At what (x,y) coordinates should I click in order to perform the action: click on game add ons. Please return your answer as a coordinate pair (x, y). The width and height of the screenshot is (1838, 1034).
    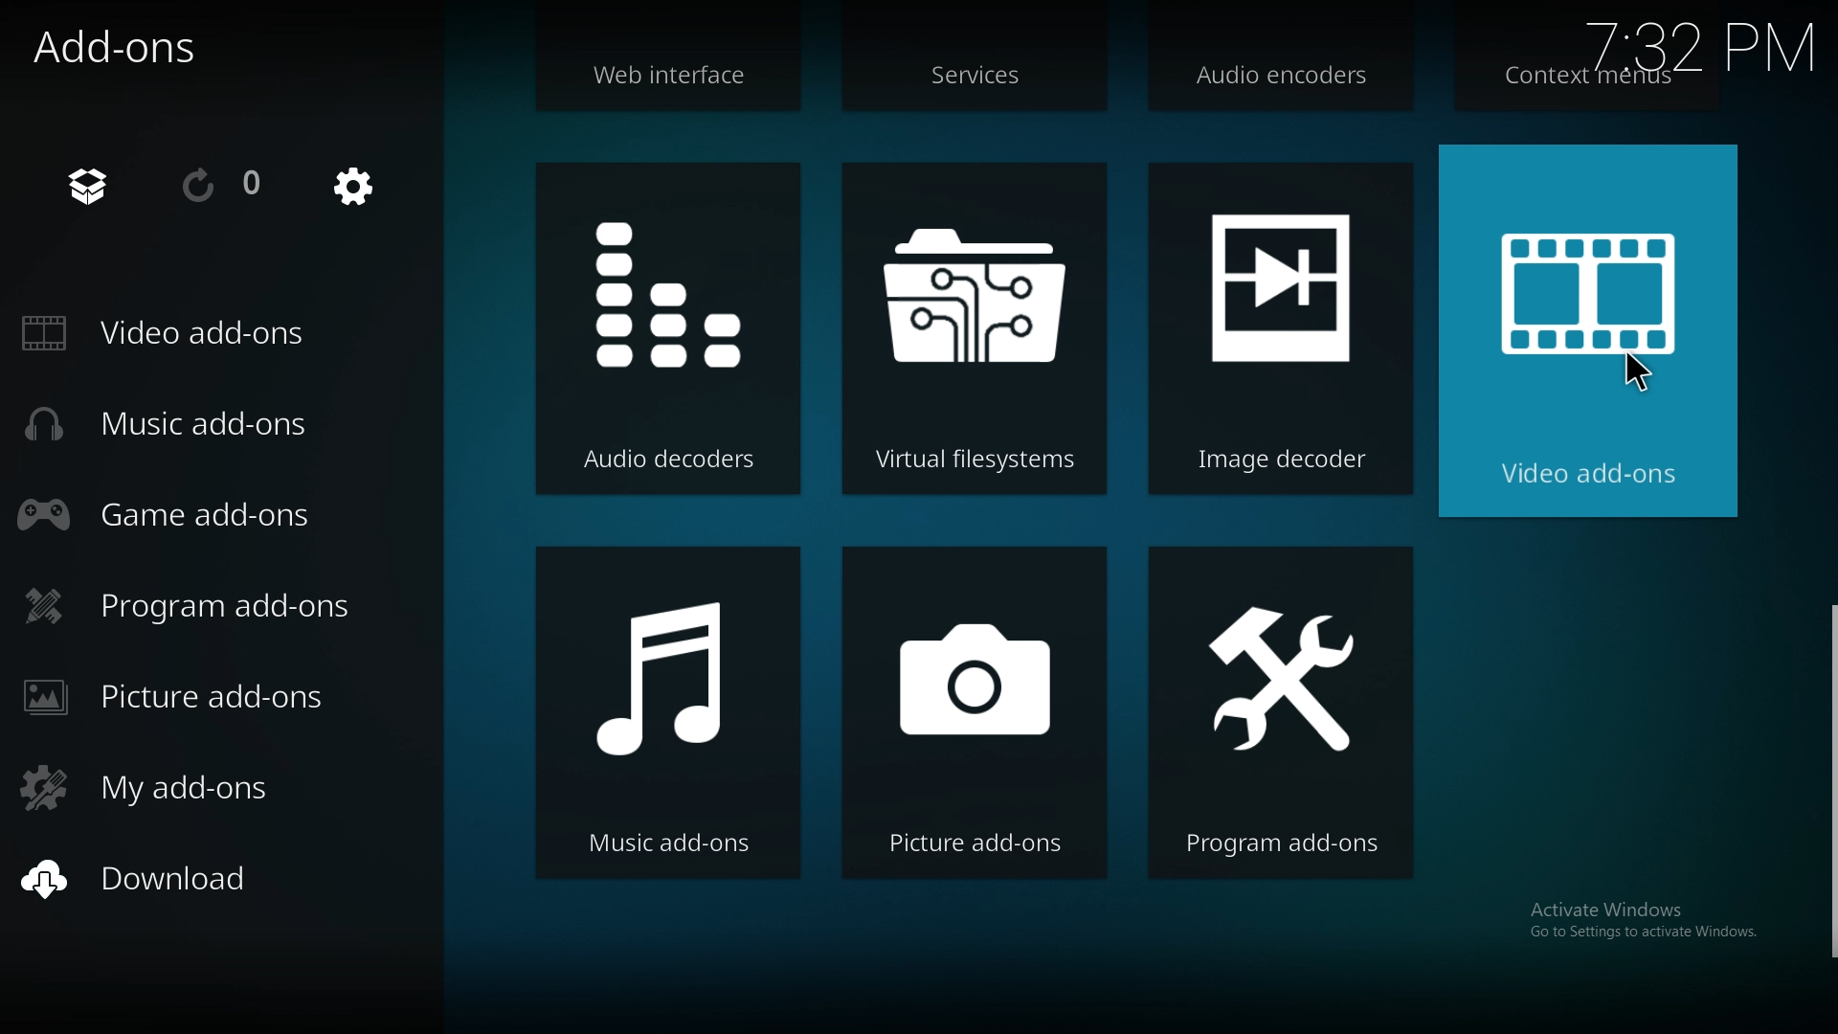
    Looking at the image, I should click on (178, 512).